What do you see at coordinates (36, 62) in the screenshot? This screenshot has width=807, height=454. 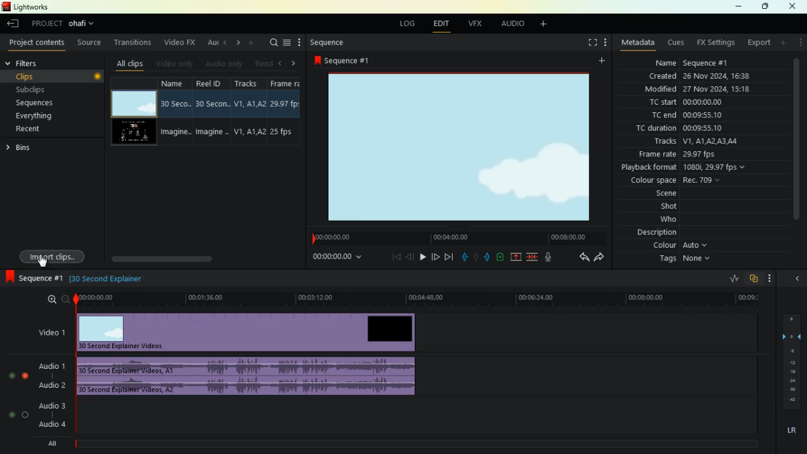 I see `filters` at bounding box center [36, 62].